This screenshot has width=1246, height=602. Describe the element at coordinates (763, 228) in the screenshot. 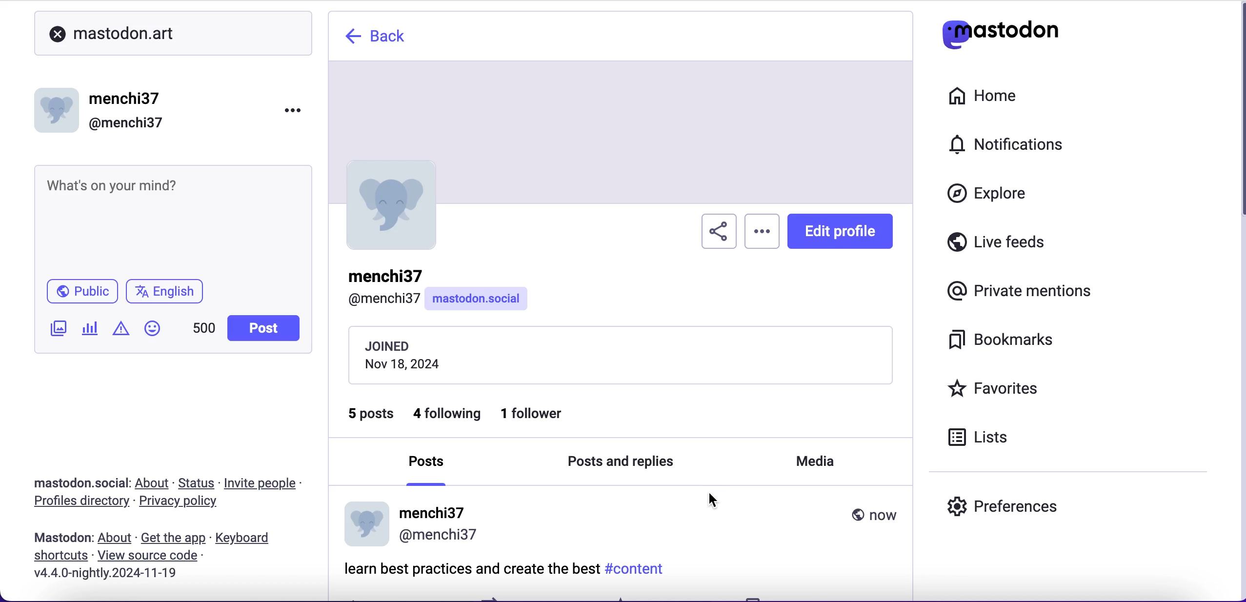

I see `options` at that location.